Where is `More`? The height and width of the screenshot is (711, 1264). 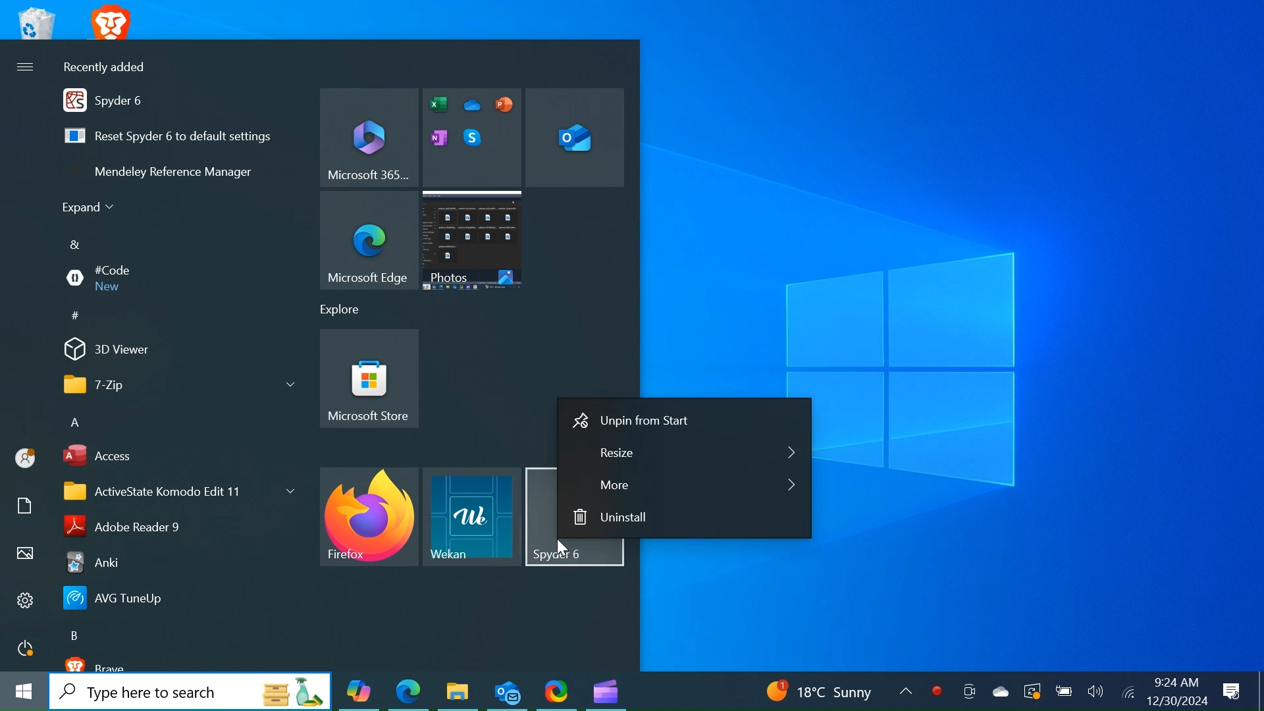
More is located at coordinates (685, 487).